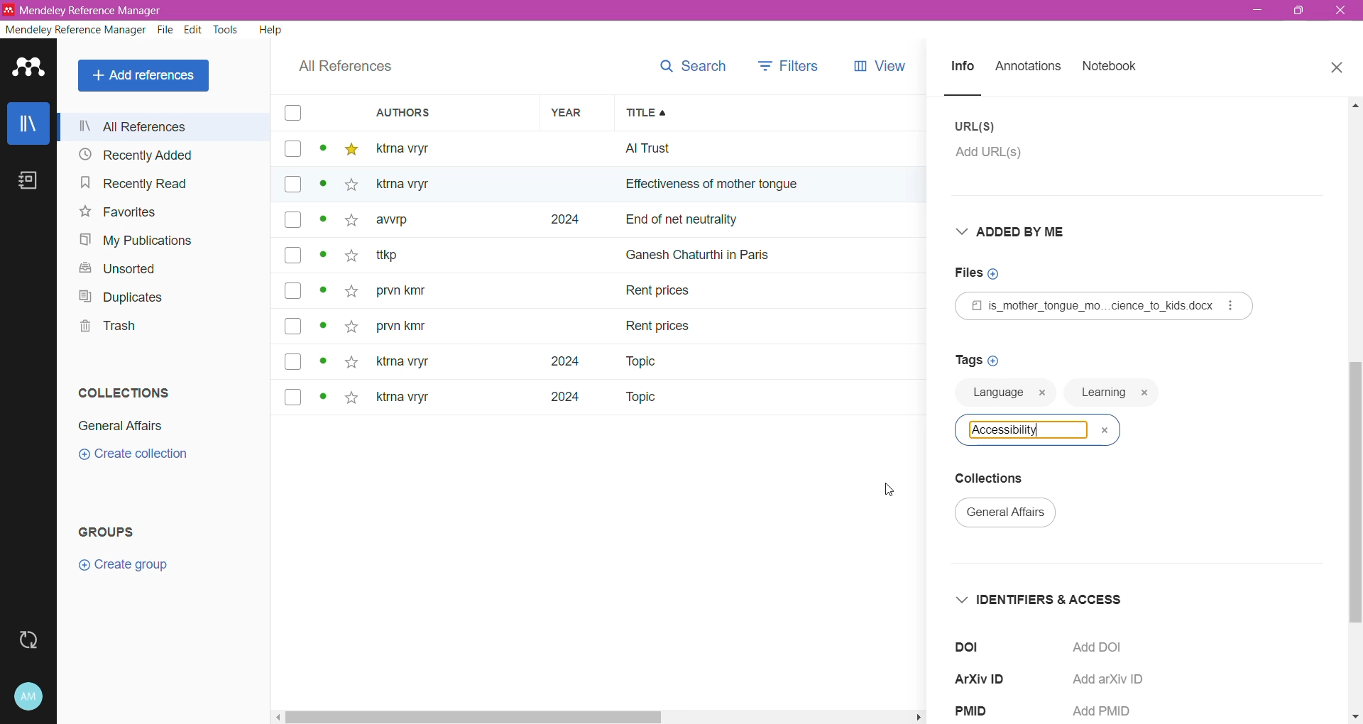 Image resolution: width=1363 pixels, height=724 pixels. What do you see at coordinates (714, 249) in the screenshot?
I see `ganesh chaturthi in paris ` at bounding box center [714, 249].